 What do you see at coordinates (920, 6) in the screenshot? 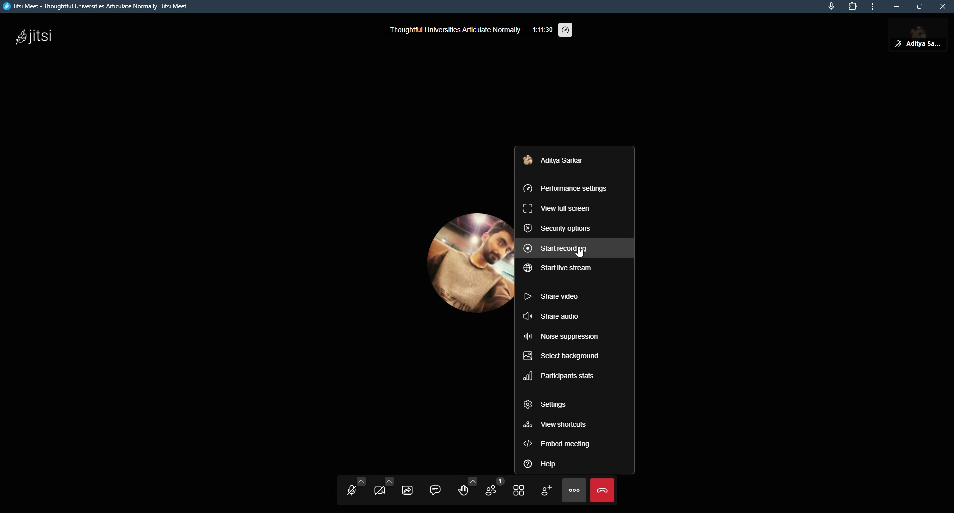
I see `maximize` at bounding box center [920, 6].